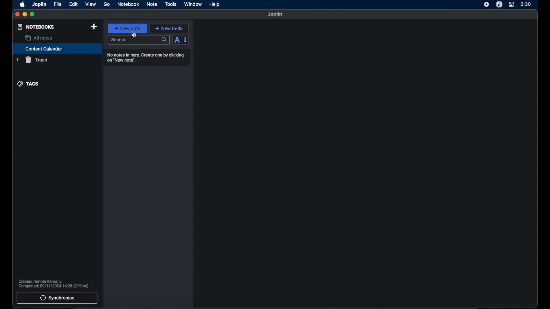 This screenshot has height=309, width=550. I want to click on search bar, so click(139, 40).